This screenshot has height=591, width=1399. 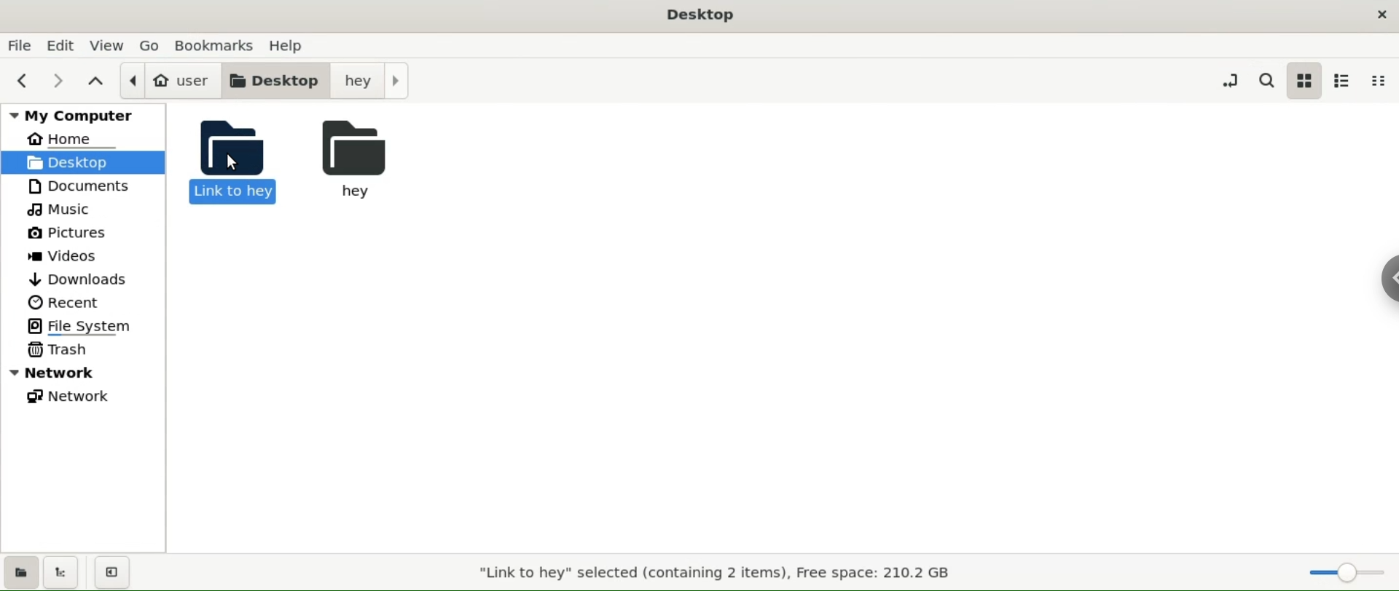 What do you see at coordinates (63, 257) in the screenshot?
I see `videos` at bounding box center [63, 257].